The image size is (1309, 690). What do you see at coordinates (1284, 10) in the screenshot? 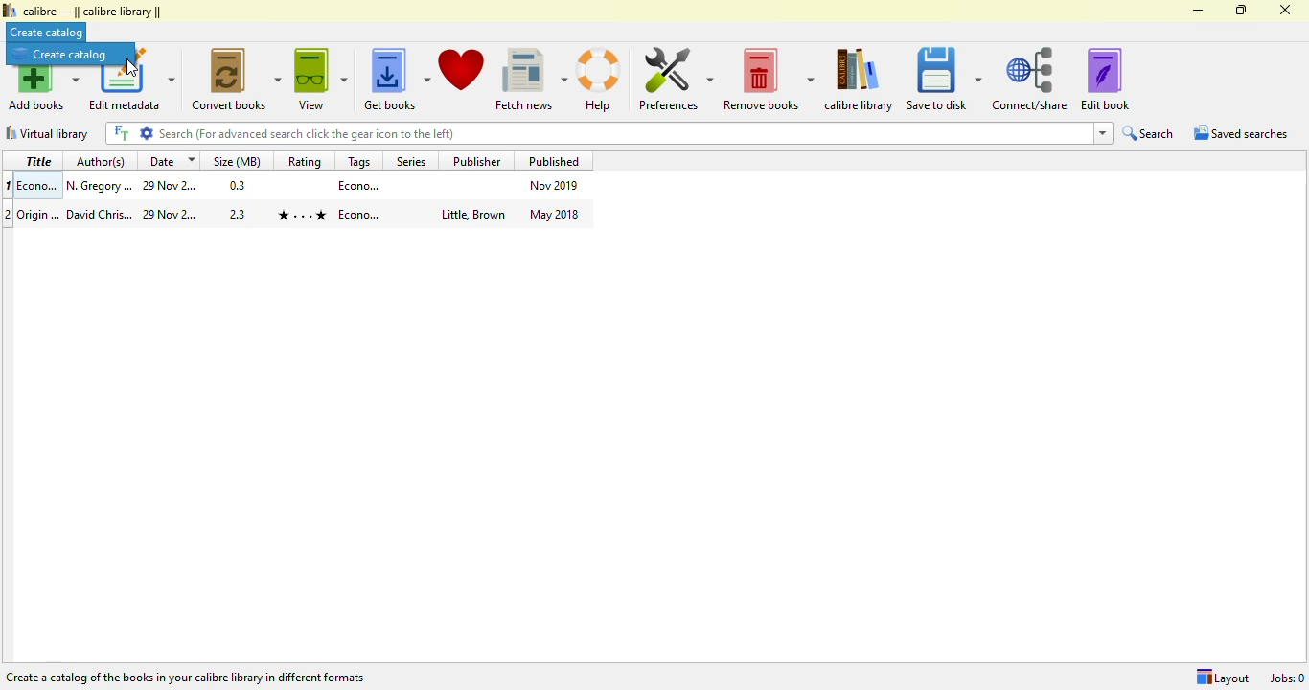
I see `close` at bounding box center [1284, 10].